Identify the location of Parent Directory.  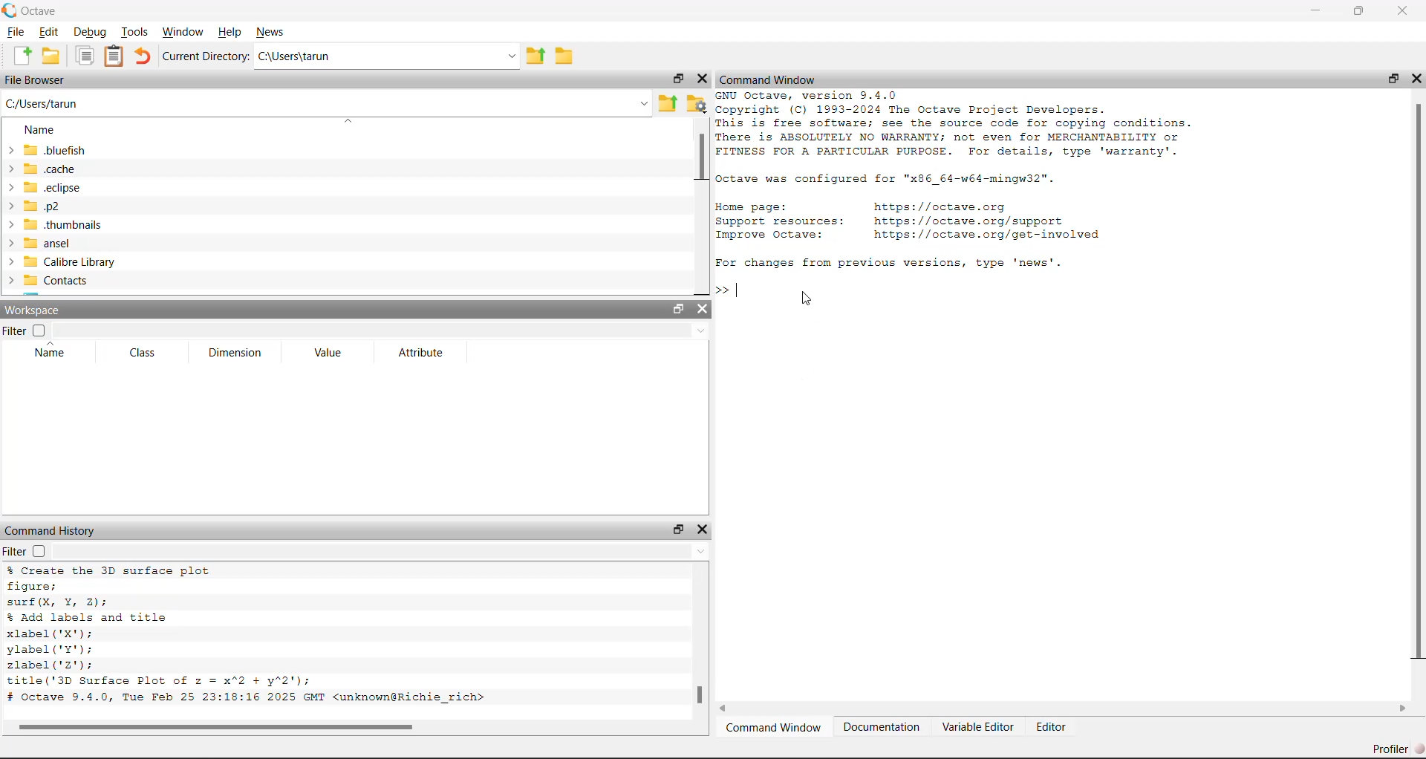
(668, 103).